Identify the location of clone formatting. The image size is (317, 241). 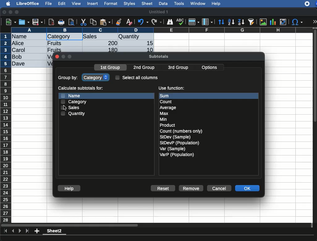
(119, 22).